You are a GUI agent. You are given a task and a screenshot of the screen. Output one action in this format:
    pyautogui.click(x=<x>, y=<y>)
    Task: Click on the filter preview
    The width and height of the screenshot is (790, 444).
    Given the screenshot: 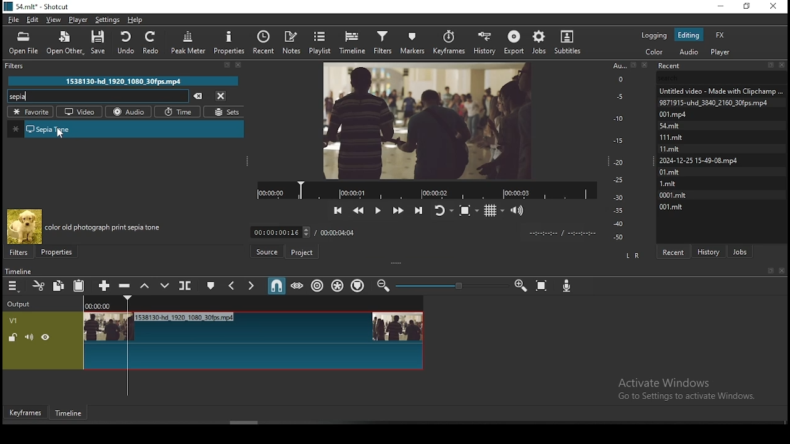 What is the action you would take?
    pyautogui.click(x=23, y=226)
    